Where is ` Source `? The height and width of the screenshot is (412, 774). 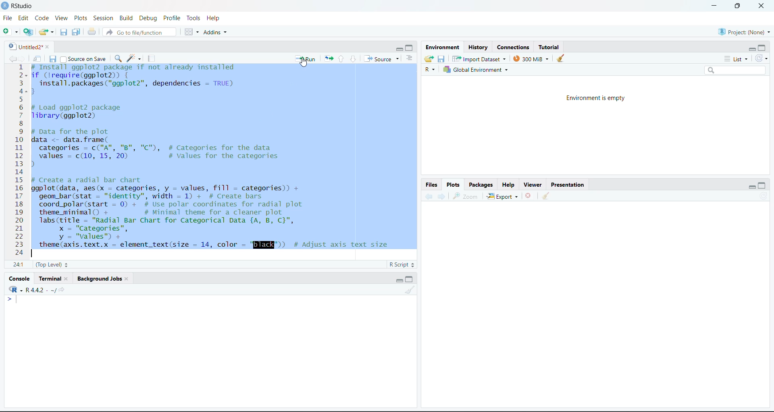
 Source  is located at coordinates (383, 59).